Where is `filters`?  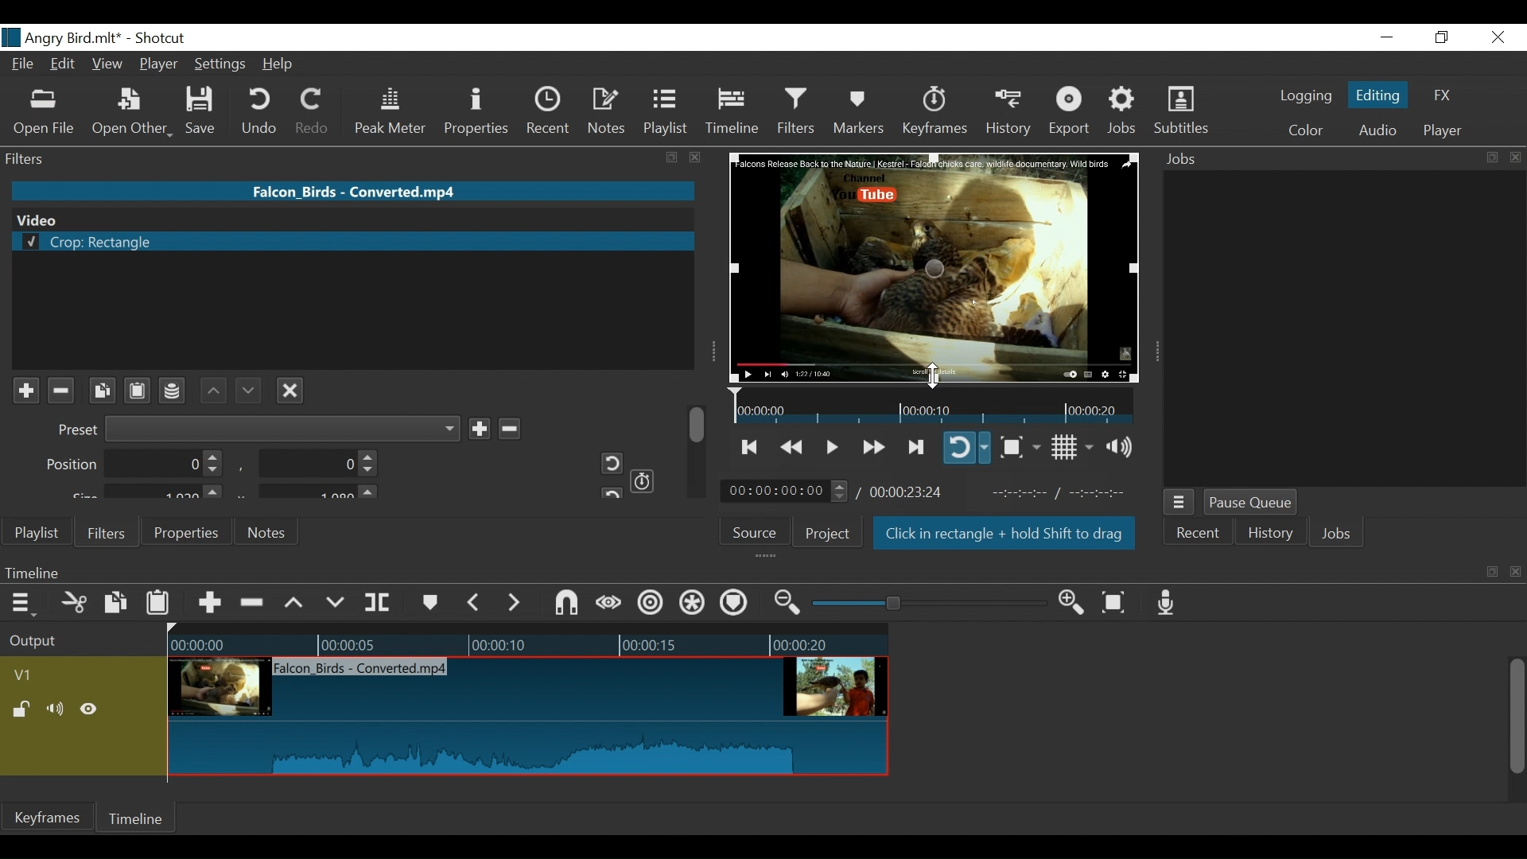 filters is located at coordinates (323, 157).